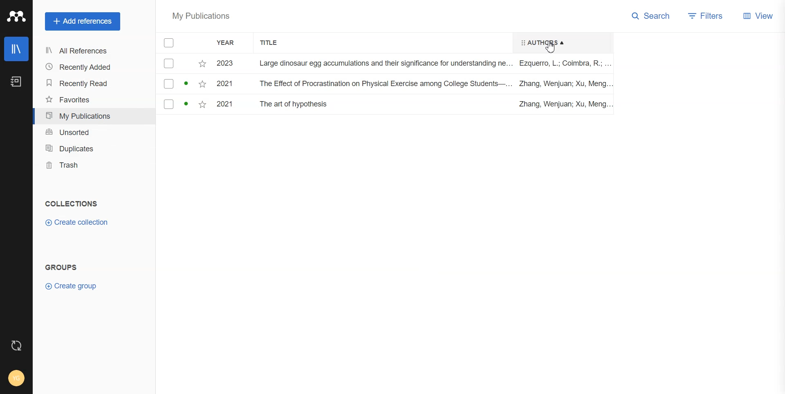 This screenshot has height=394, width=785. What do you see at coordinates (170, 43) in the screenshot?
I see `Check mark` at bounding box center [170, 43].